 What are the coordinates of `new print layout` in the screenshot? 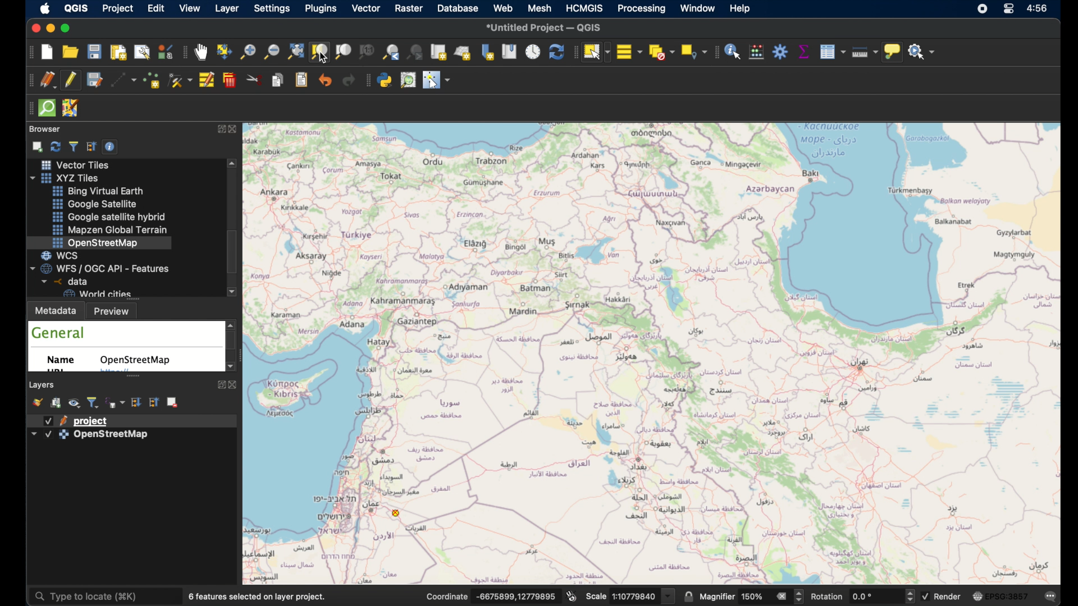 It's located at (117, 52).